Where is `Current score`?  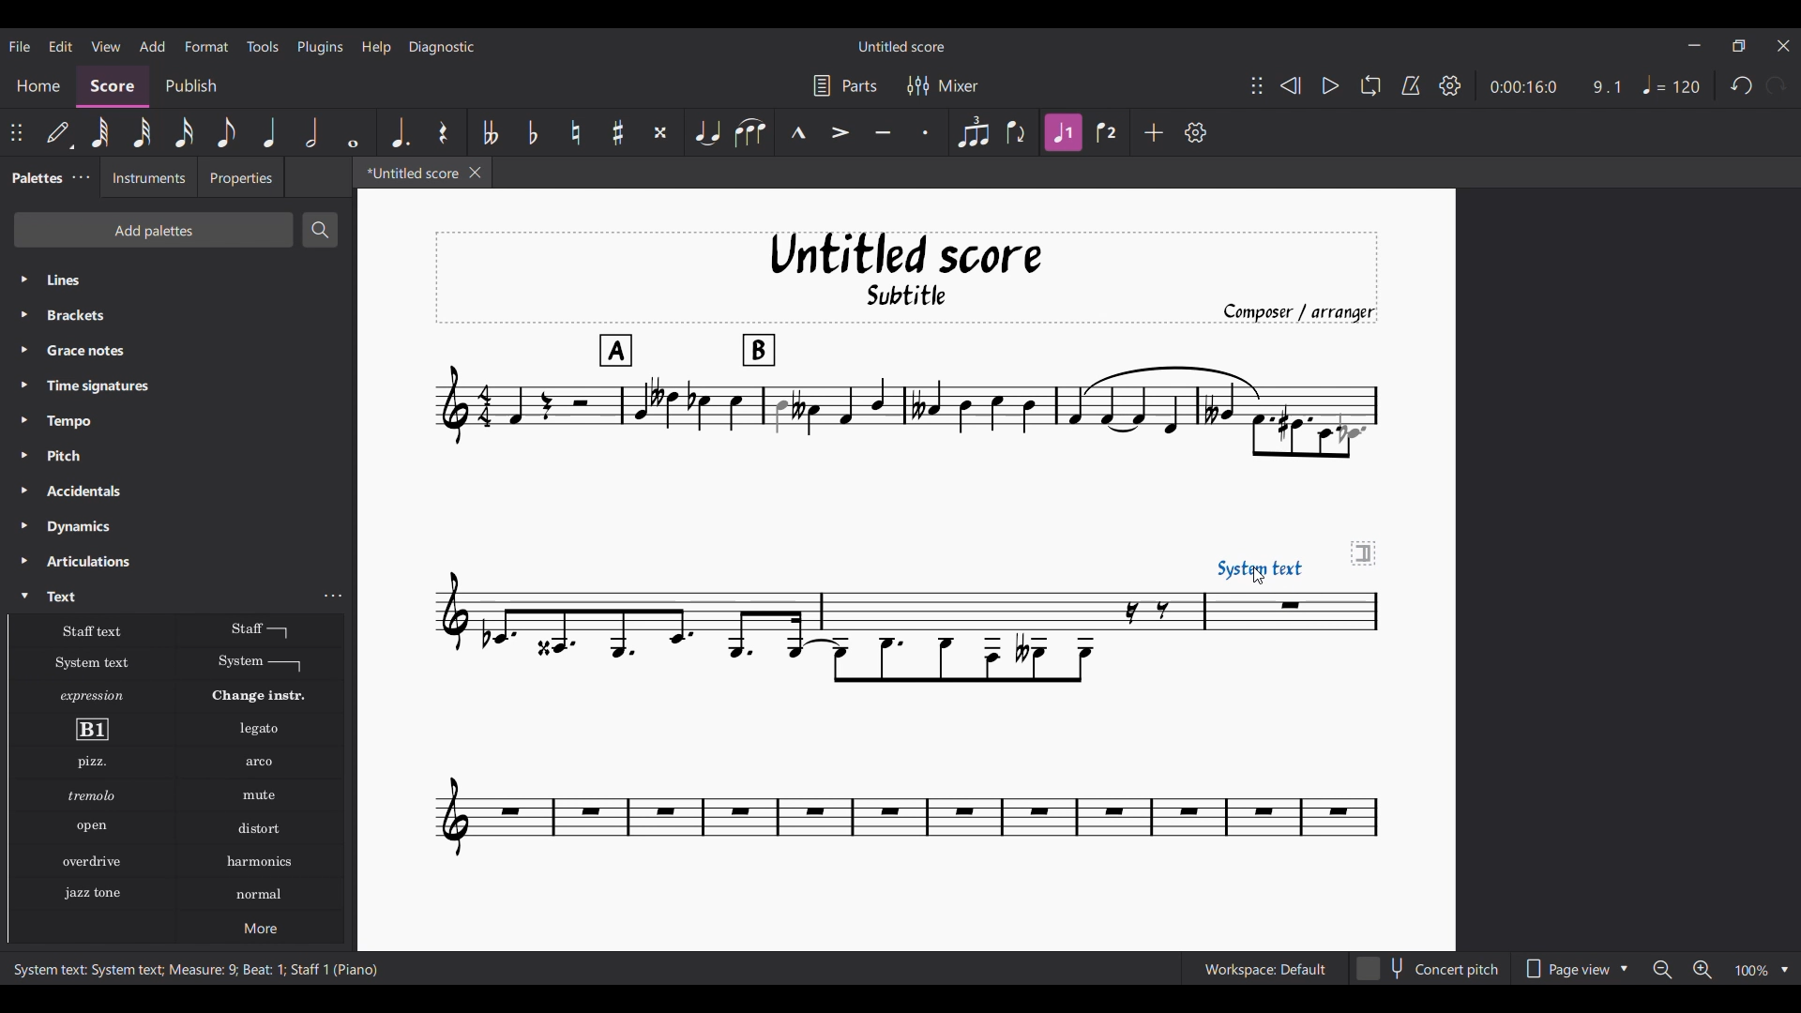
Current score is located at coordinates (805, 546).